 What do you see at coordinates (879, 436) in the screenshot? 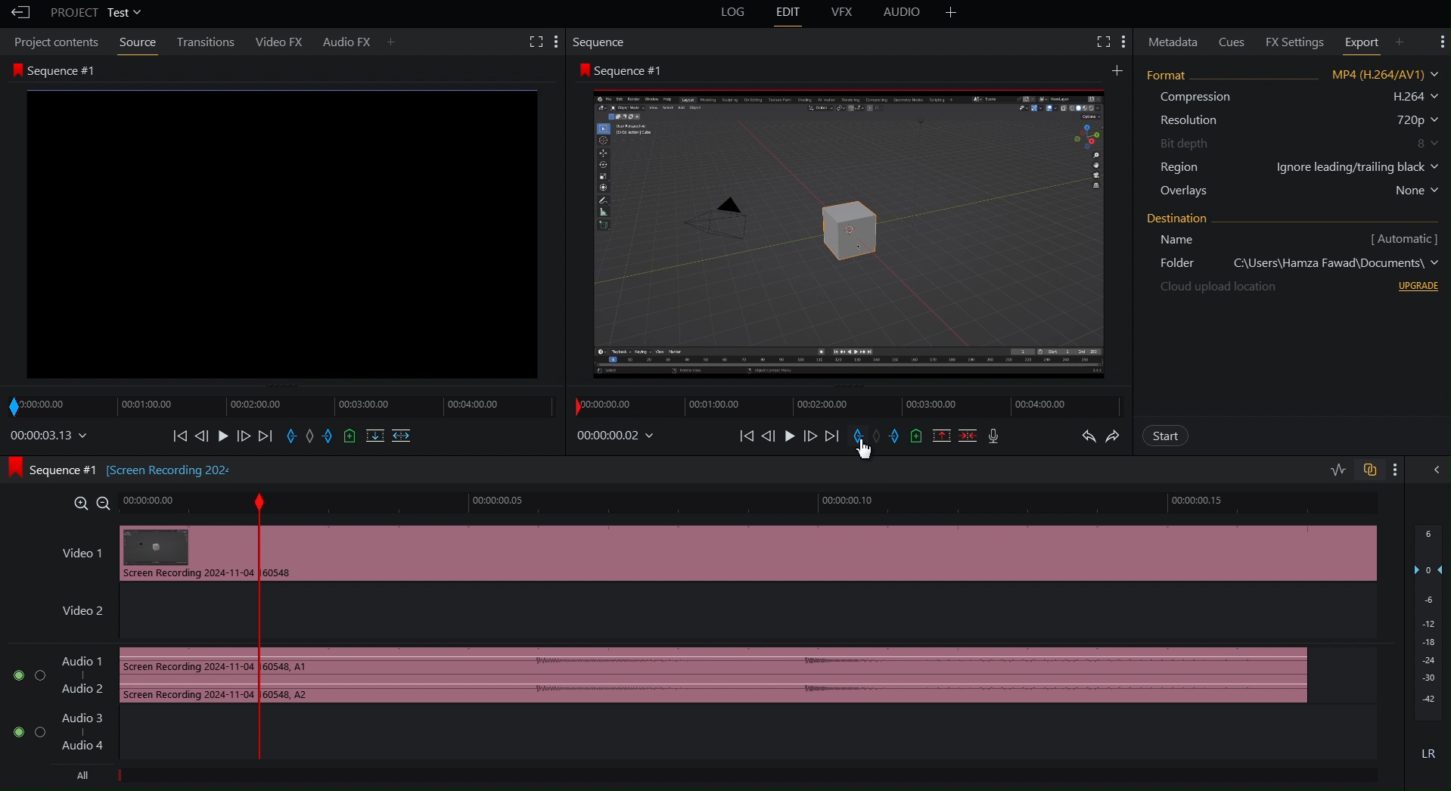
I see `Remove Marker` at bounding box center [879, 436].